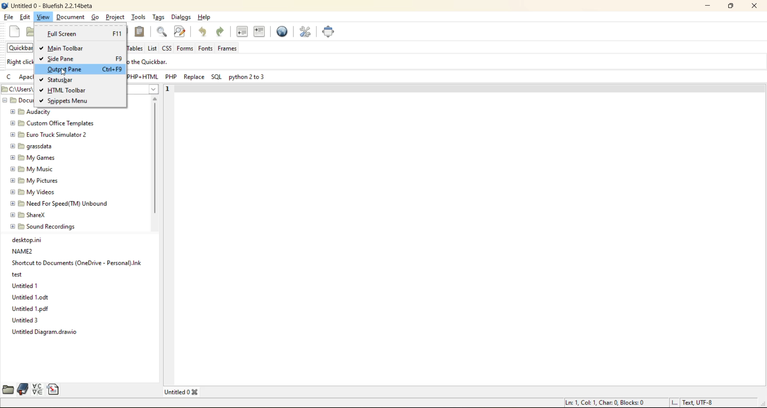 This screenshot has height=408, width=767. What do you see at coordinates (31, 147) in the screenshot?
I see `grassdata` at bounding box center [31, 147].